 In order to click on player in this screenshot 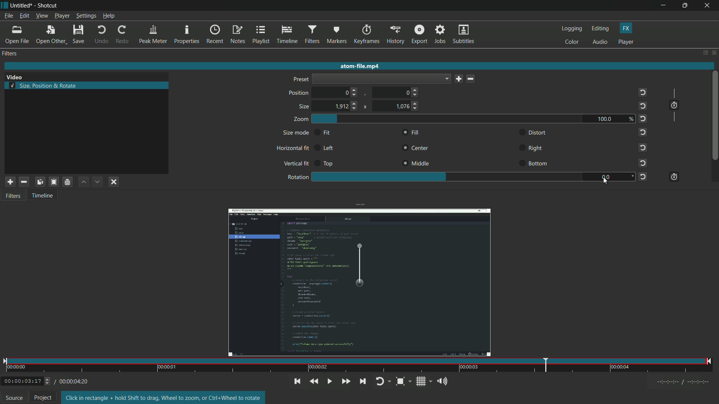, I will do `click(627, 42)`.